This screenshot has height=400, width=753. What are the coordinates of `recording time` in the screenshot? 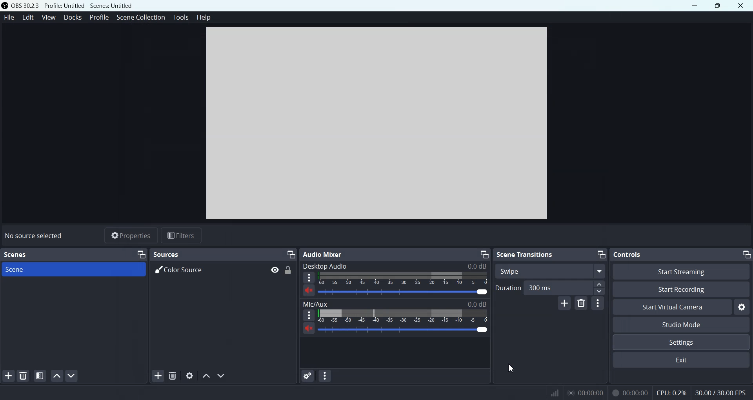 It's located at (628, 393).